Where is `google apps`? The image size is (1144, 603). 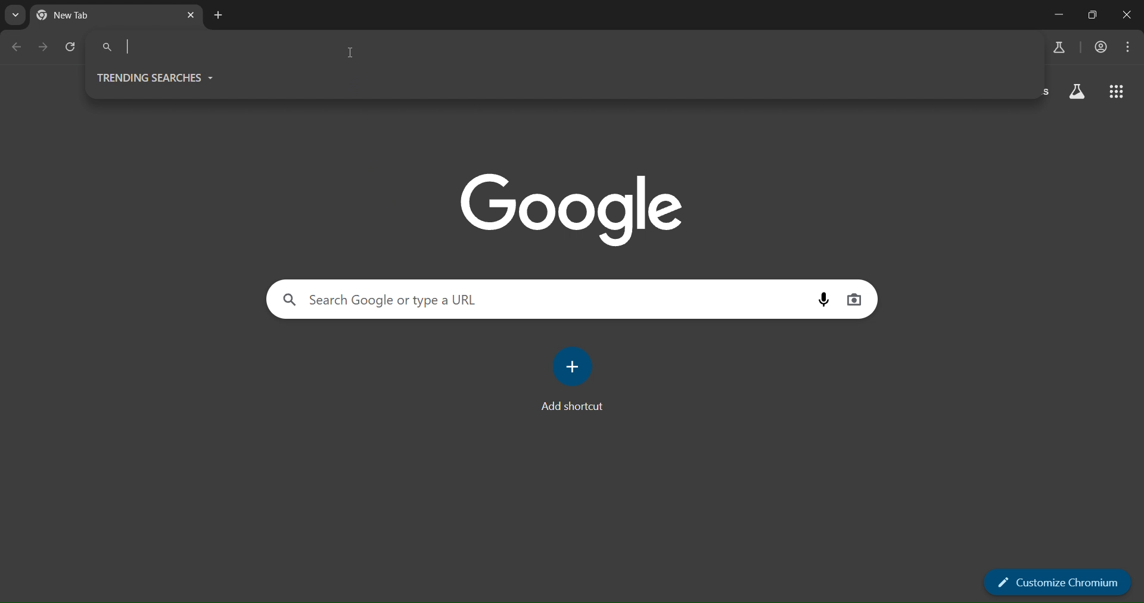 google apps is located at coordinates (1118, 91).